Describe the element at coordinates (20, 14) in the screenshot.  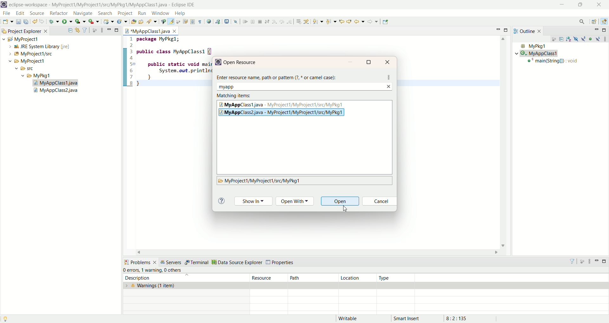
I see `edit` at that location.